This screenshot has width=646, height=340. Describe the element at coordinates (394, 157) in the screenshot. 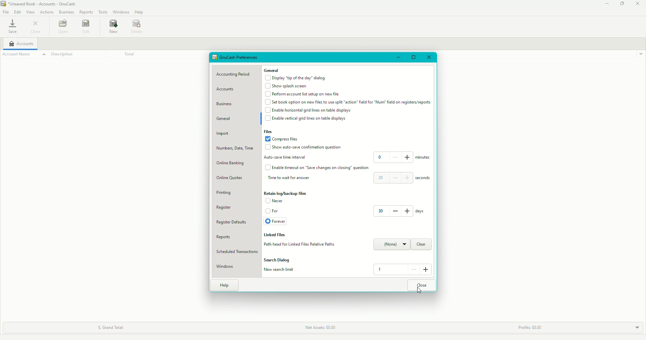

I see `0` at that location.